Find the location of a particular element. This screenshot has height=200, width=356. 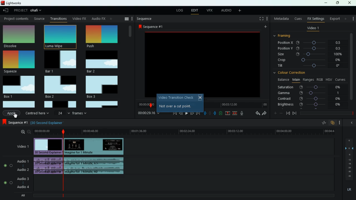

zoom is located at coordinates (25, 132).